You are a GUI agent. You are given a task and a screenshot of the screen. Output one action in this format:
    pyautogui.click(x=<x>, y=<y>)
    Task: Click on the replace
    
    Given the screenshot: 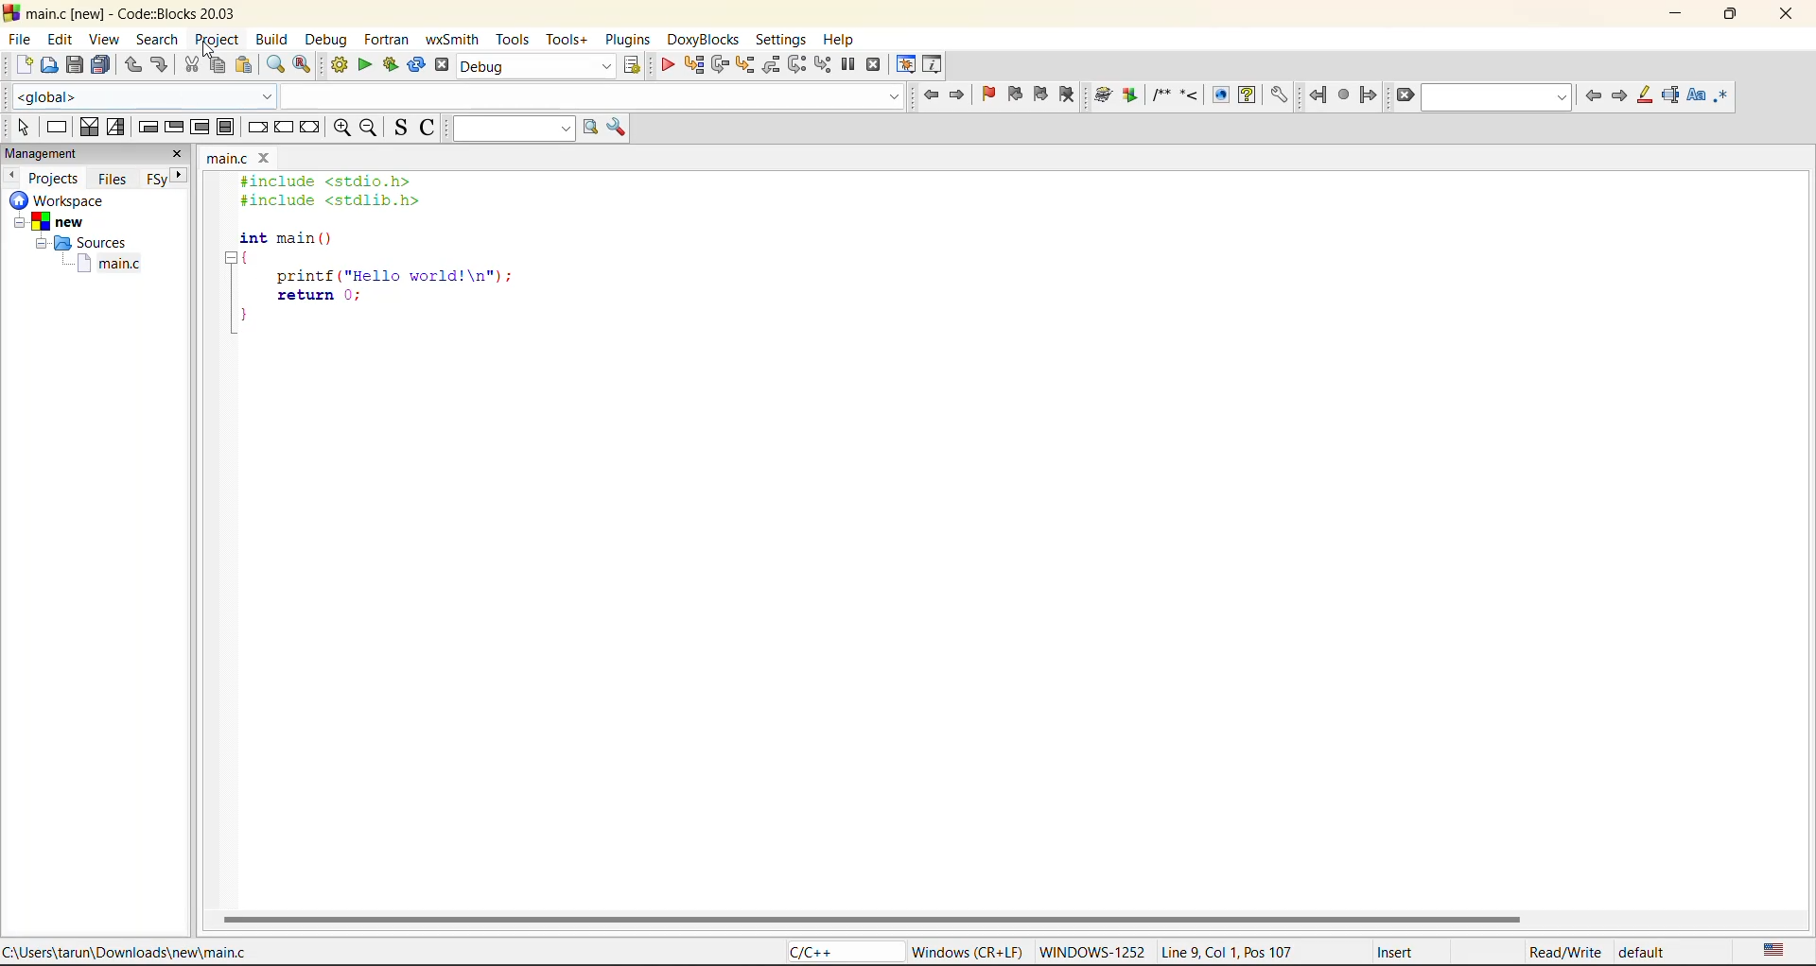 What is the action you would take?
    pyautogui.click(x=305, y=65)
    